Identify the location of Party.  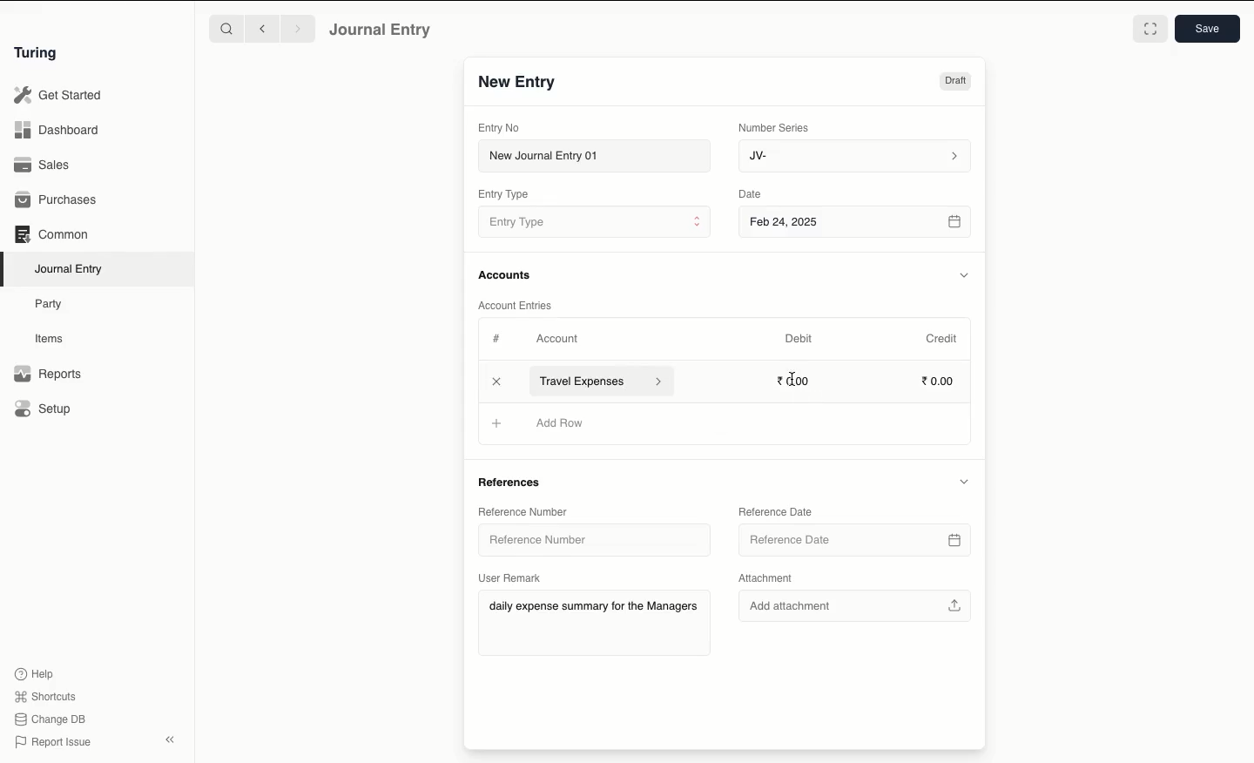
(53, 305).